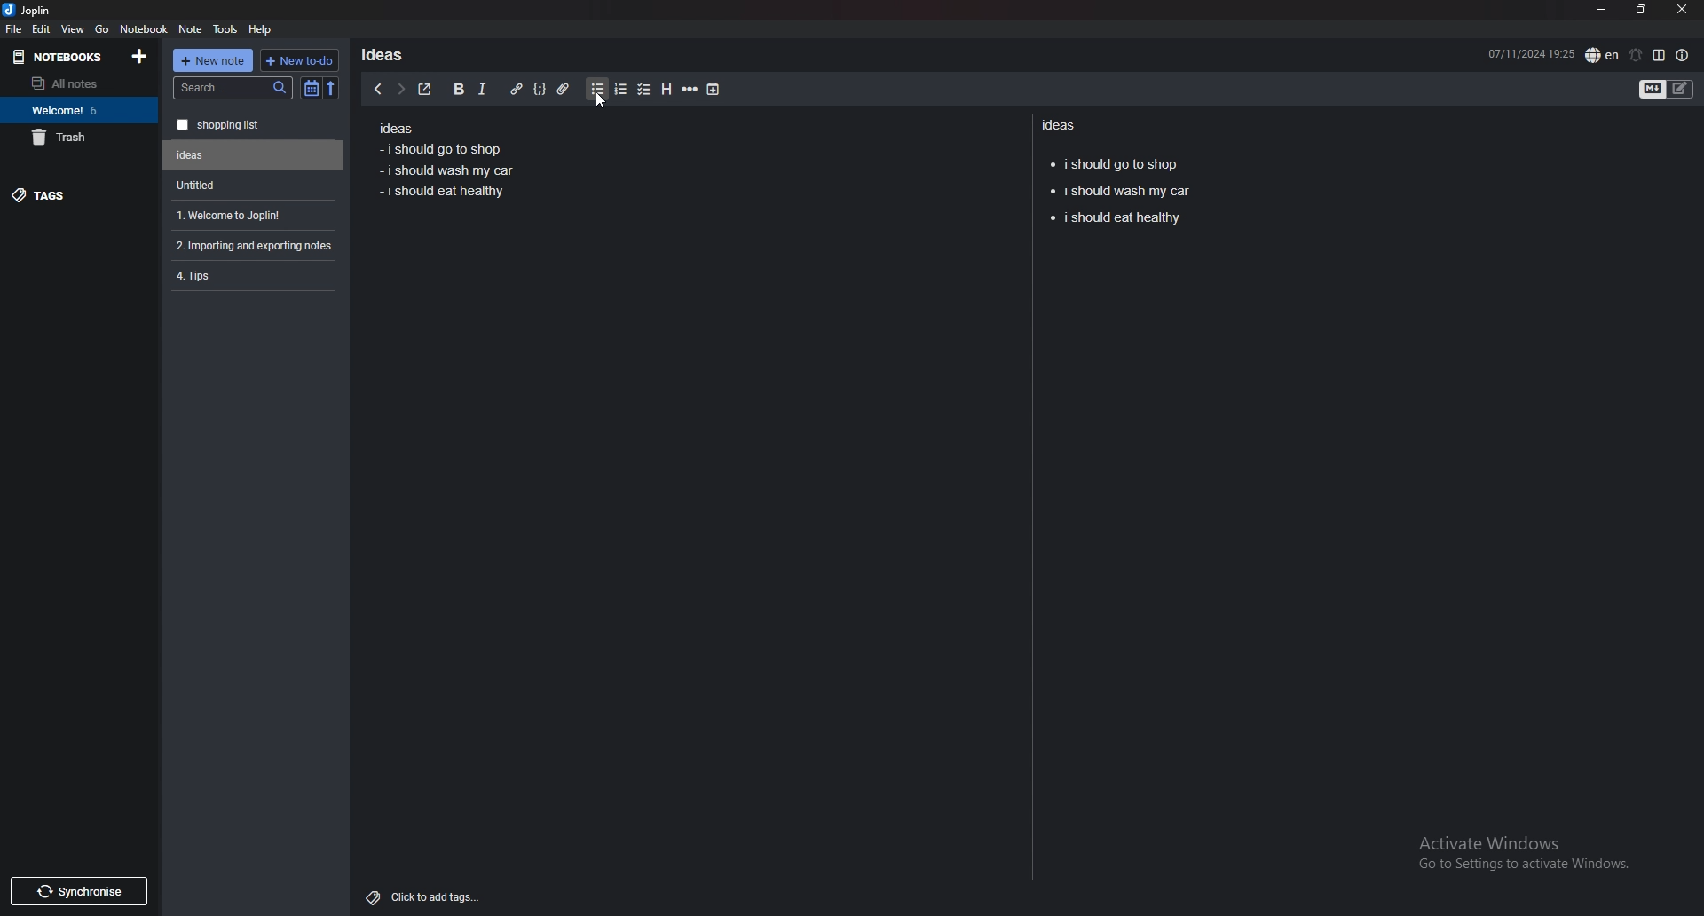  I want to click on toggle editor layout, so click(1659, 55).